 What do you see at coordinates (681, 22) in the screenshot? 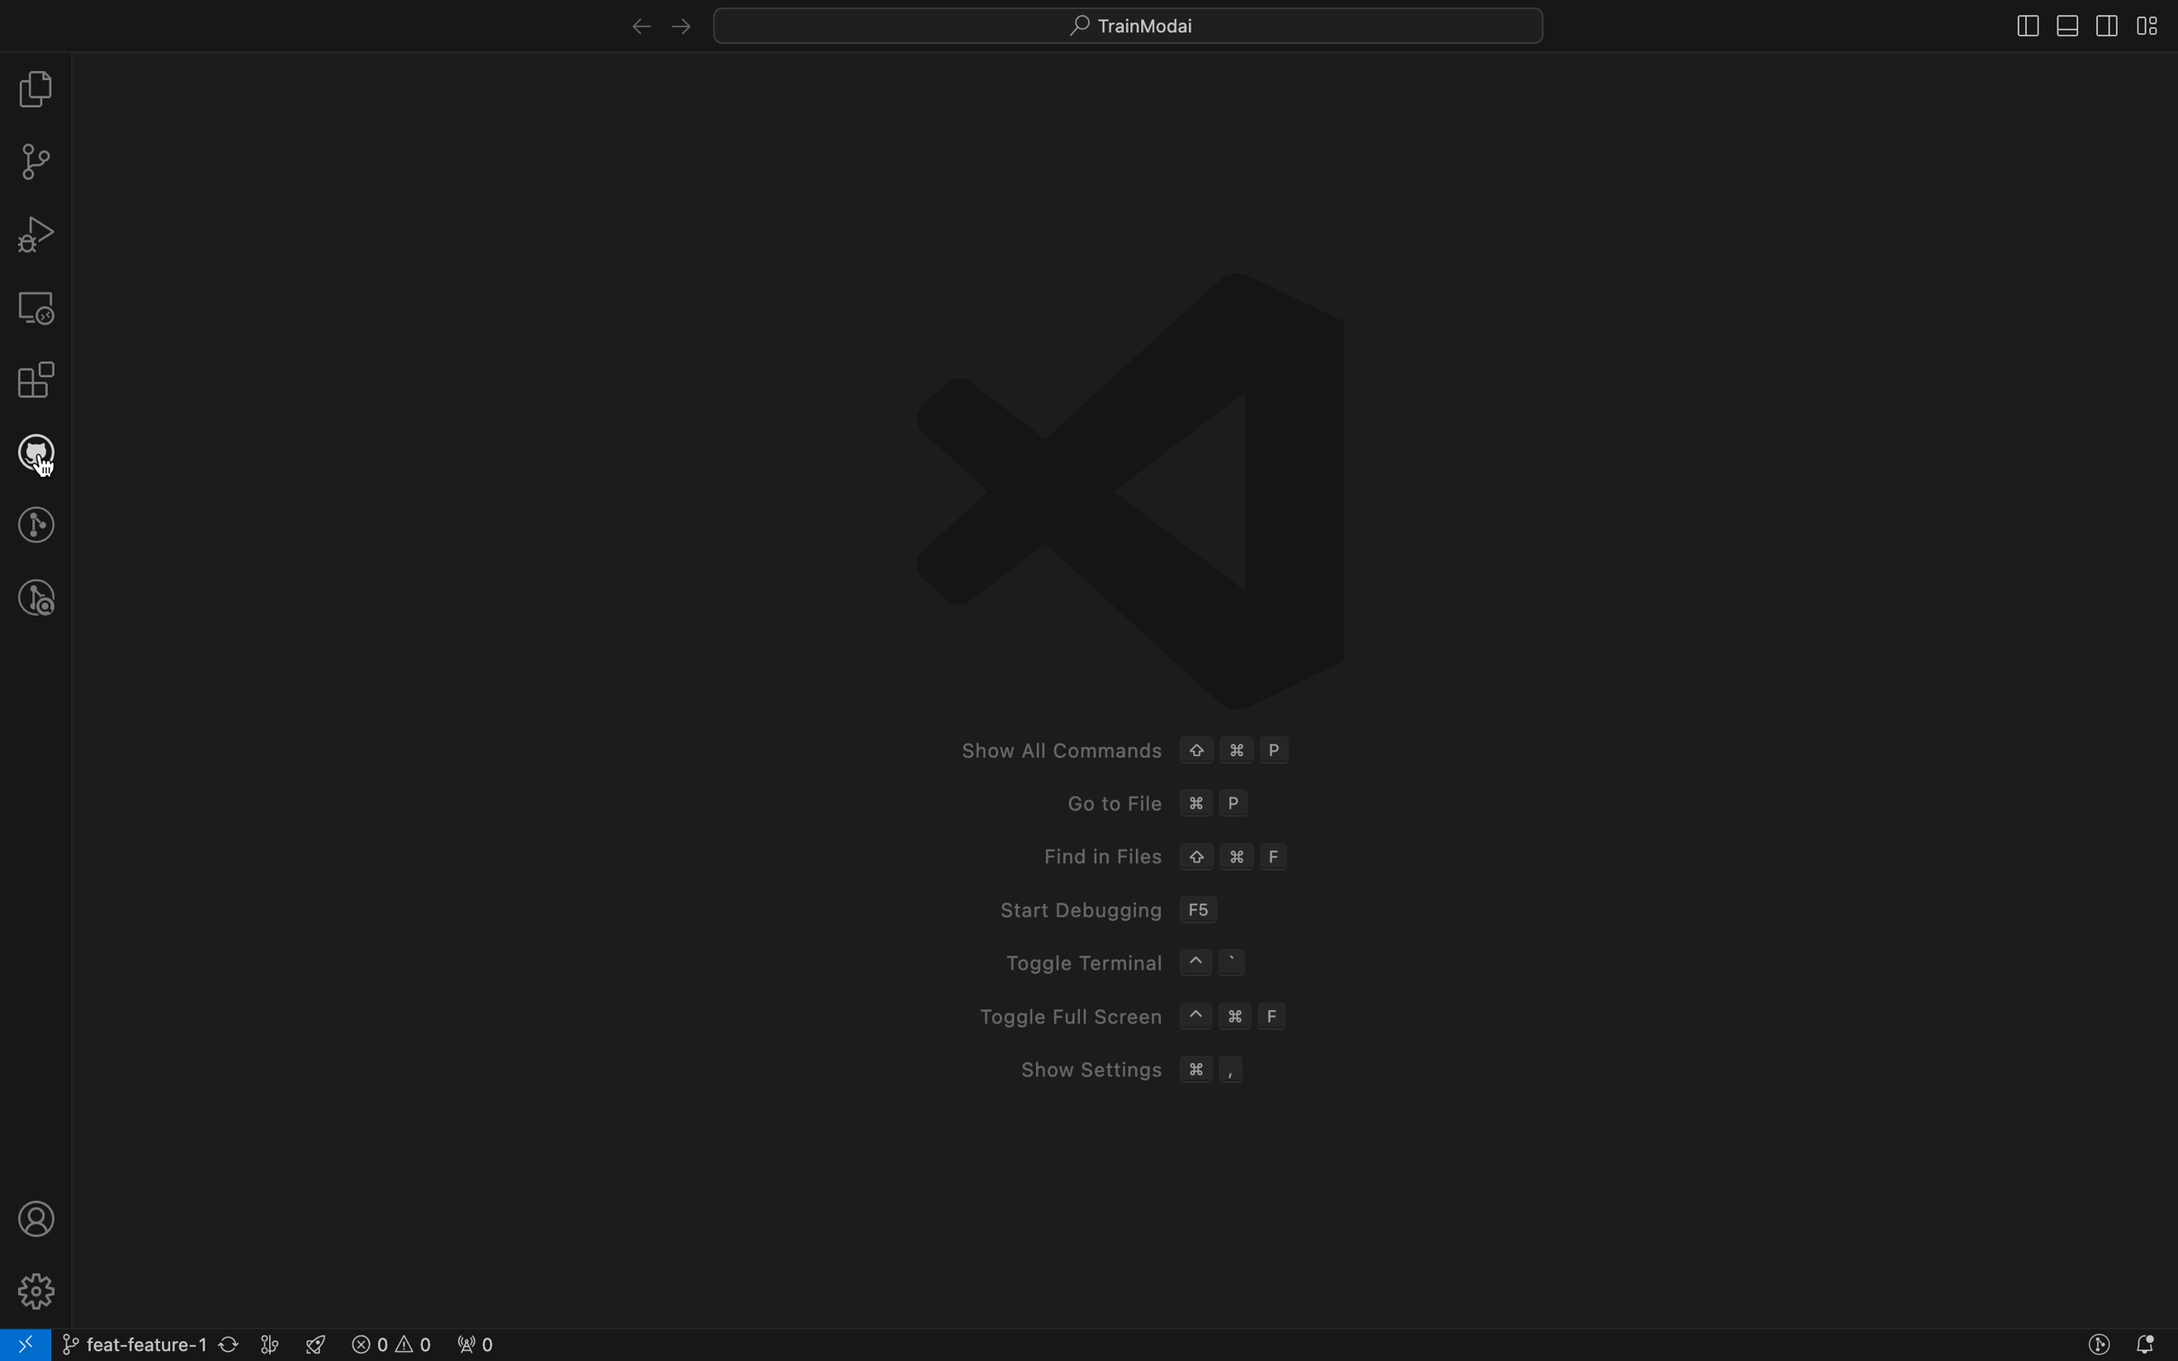
I see `left arrow` at bounding box center [681, 22].